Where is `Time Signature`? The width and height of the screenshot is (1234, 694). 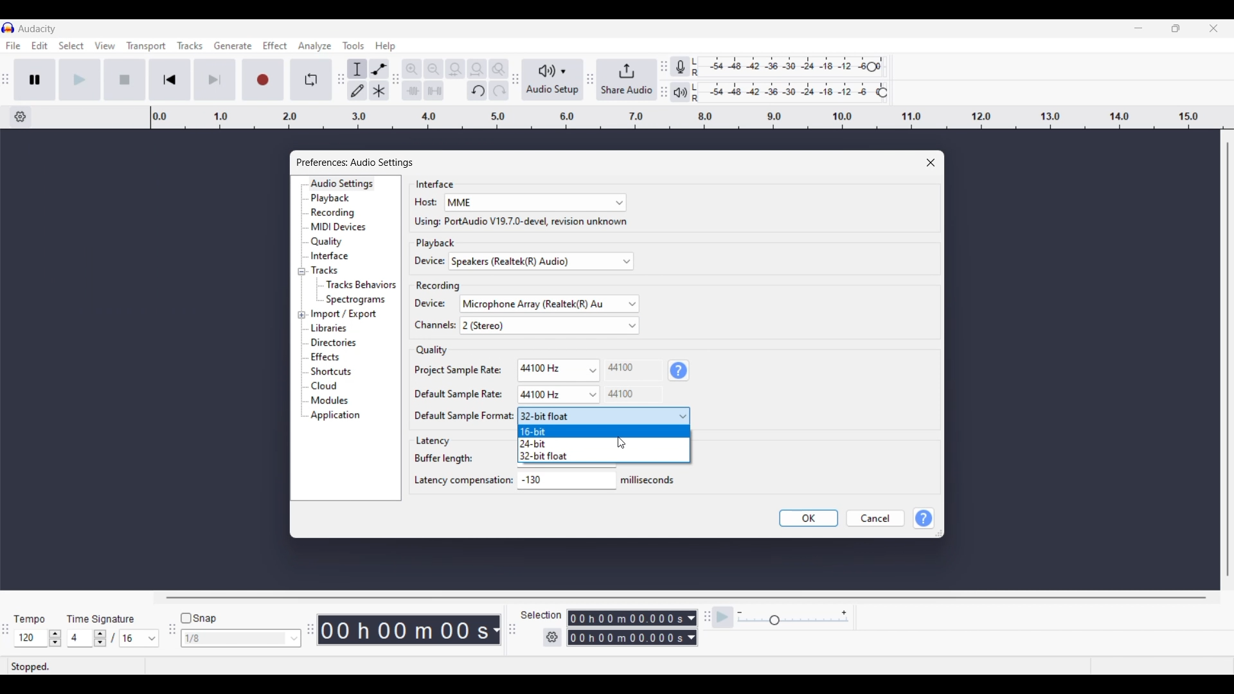 Time Signature is located at coordinates (103, 618).